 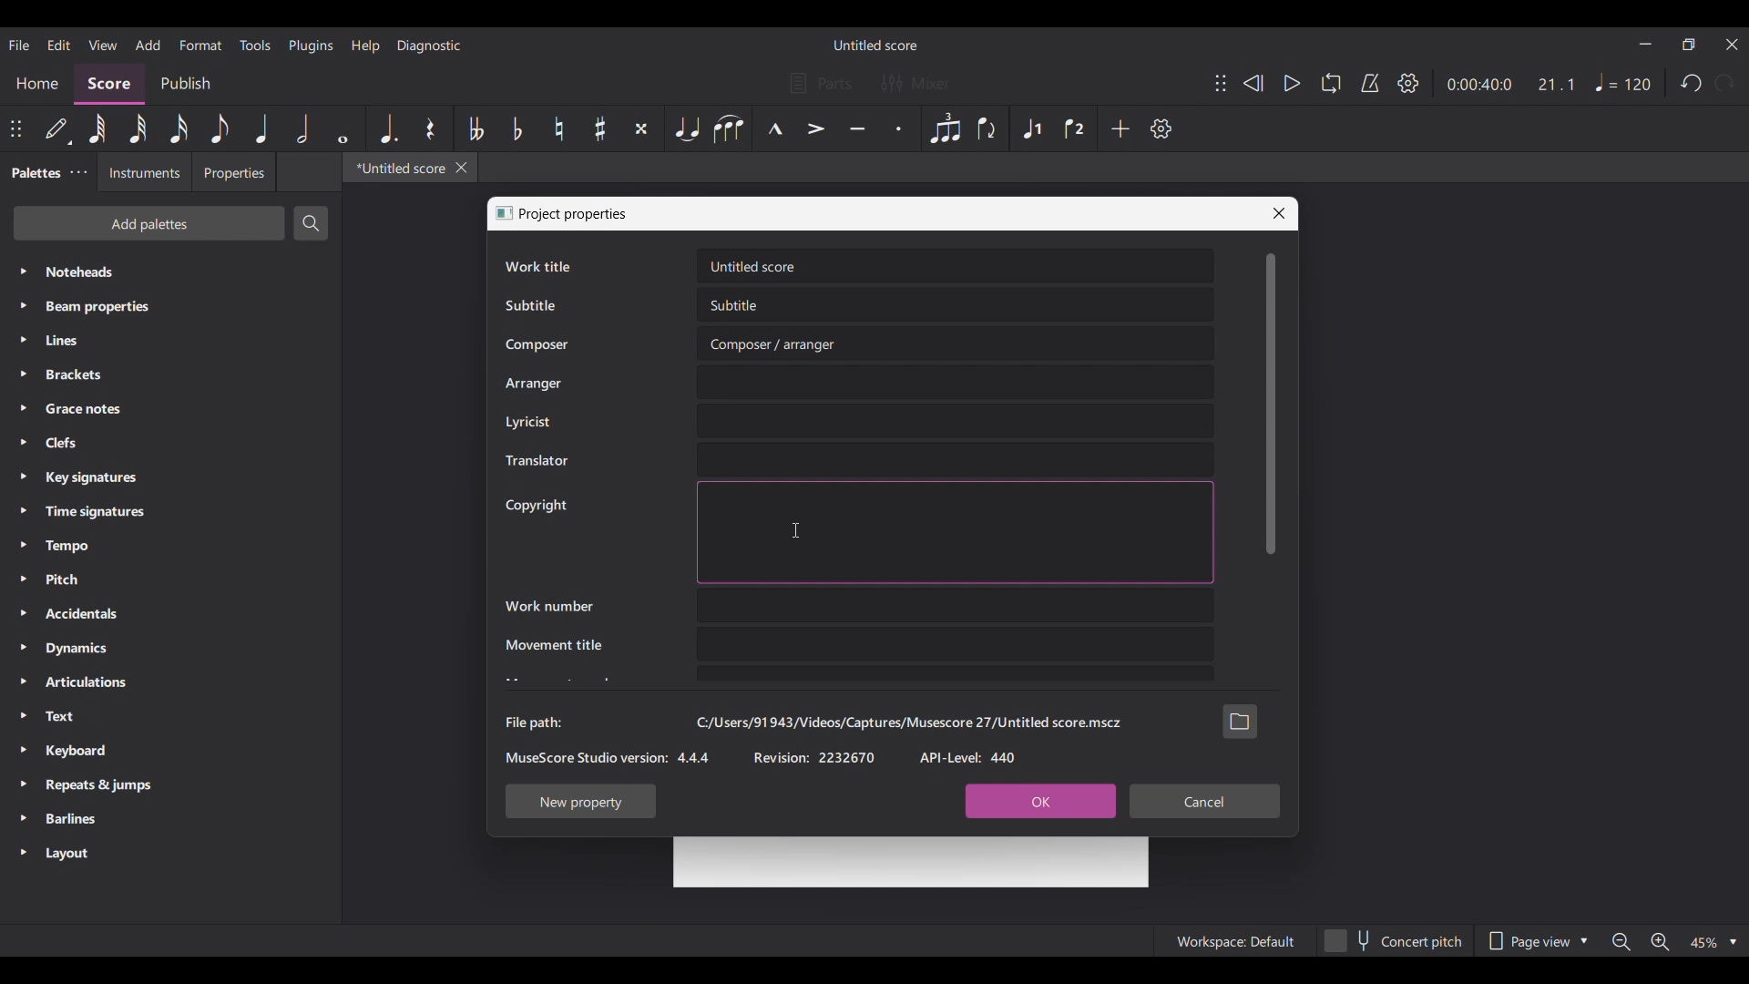 What do you see at coordinates (261, 128) in the screenshot?
I see `Quarter note` at bounding box center [261, 128].